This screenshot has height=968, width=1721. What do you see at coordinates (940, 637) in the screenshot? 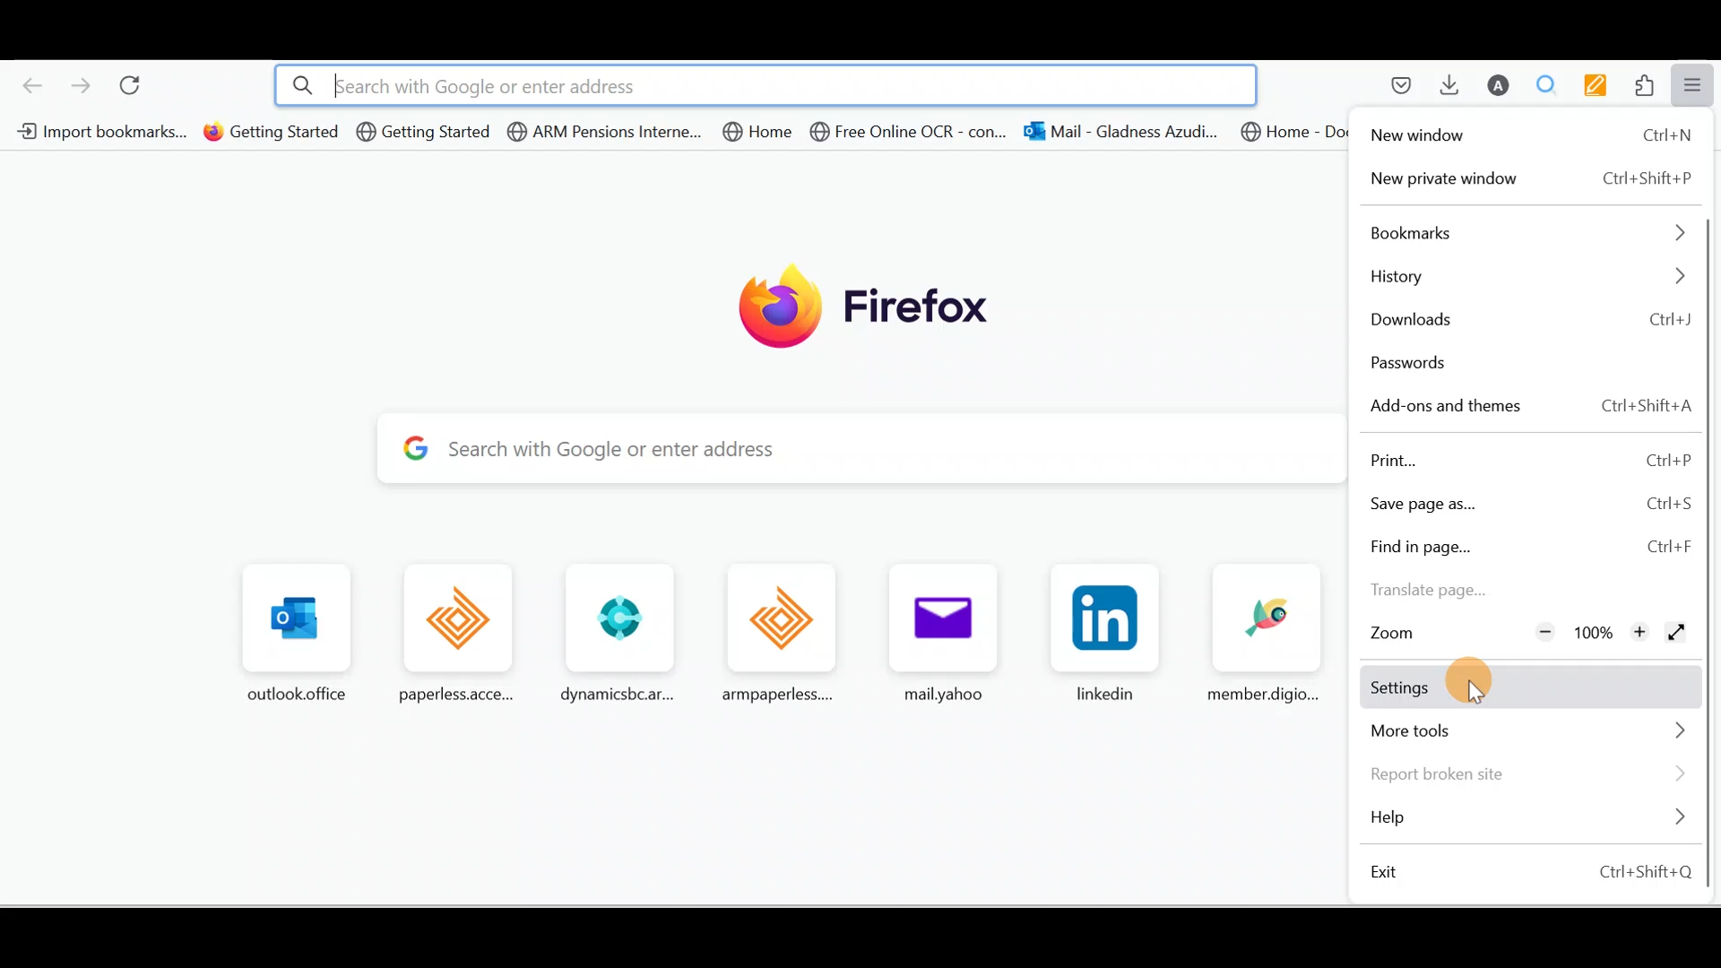
I see `mailyahoo` at bounding box center [940, 637].